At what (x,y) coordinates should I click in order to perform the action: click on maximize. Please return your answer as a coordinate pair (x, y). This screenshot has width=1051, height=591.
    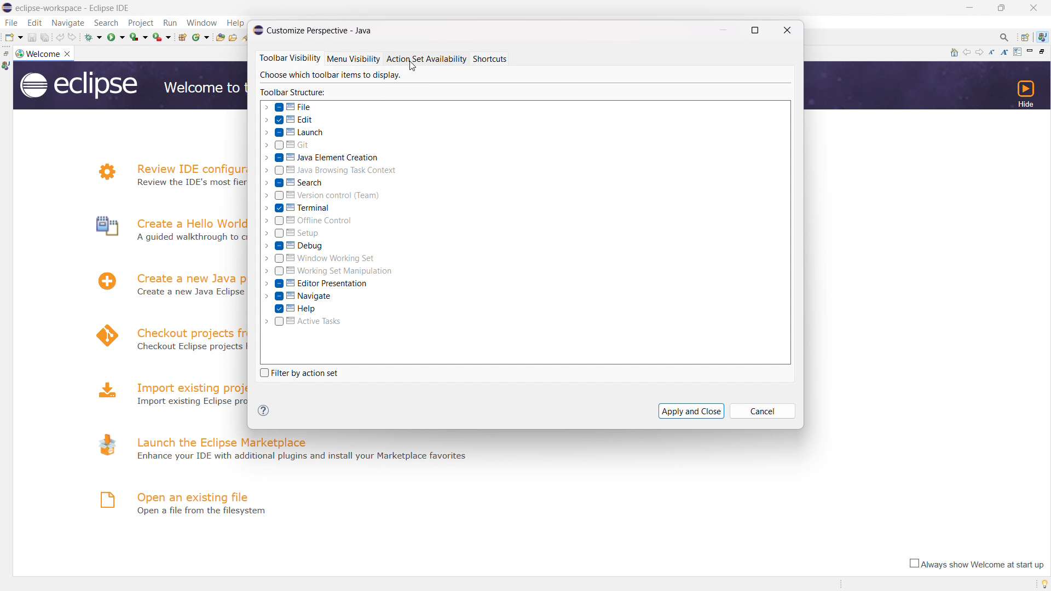
    Looking at the image, I should click on (1002, 8).